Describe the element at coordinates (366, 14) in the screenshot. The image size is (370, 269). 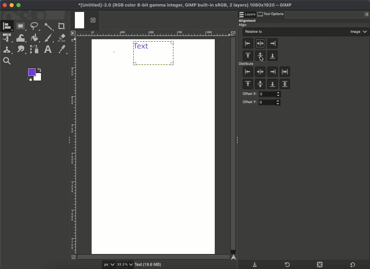
I see `Menu` at that location.